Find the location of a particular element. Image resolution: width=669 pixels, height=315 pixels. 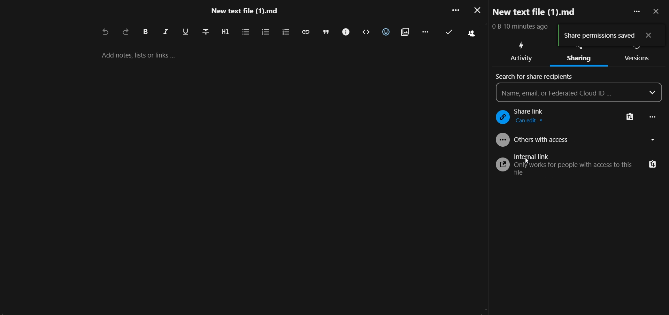

close is located at coordinates (476, 10).